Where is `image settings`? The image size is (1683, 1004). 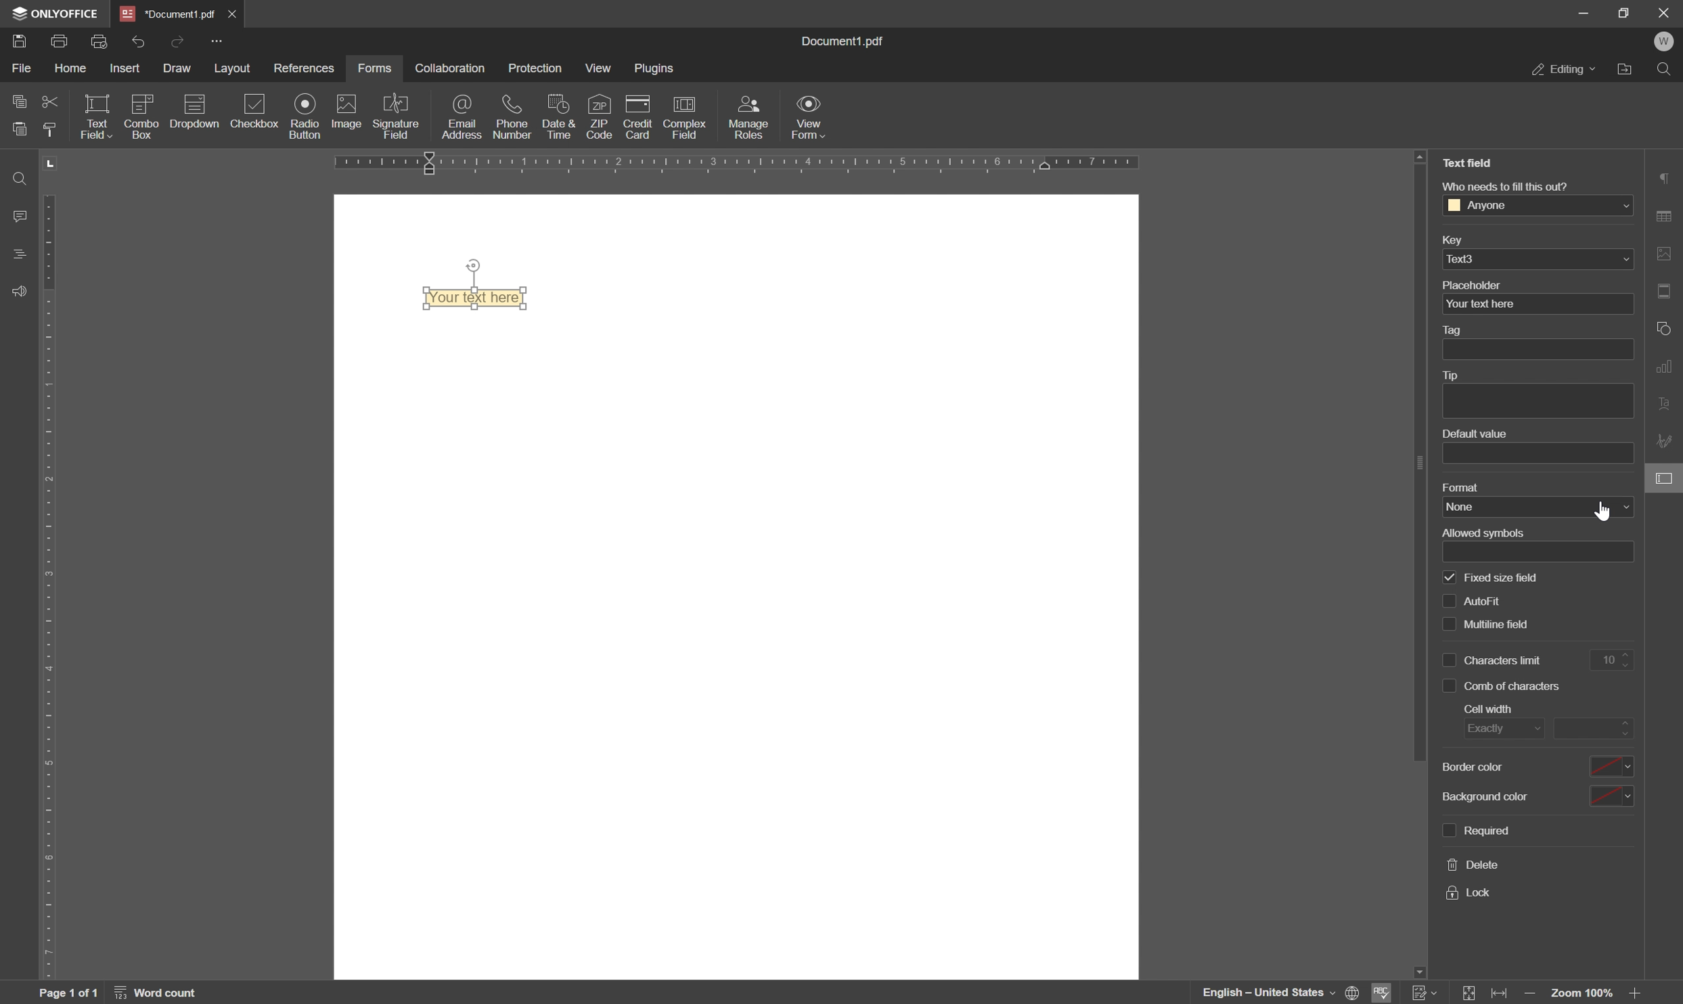
image settings is located at coordinates (1667, 253).